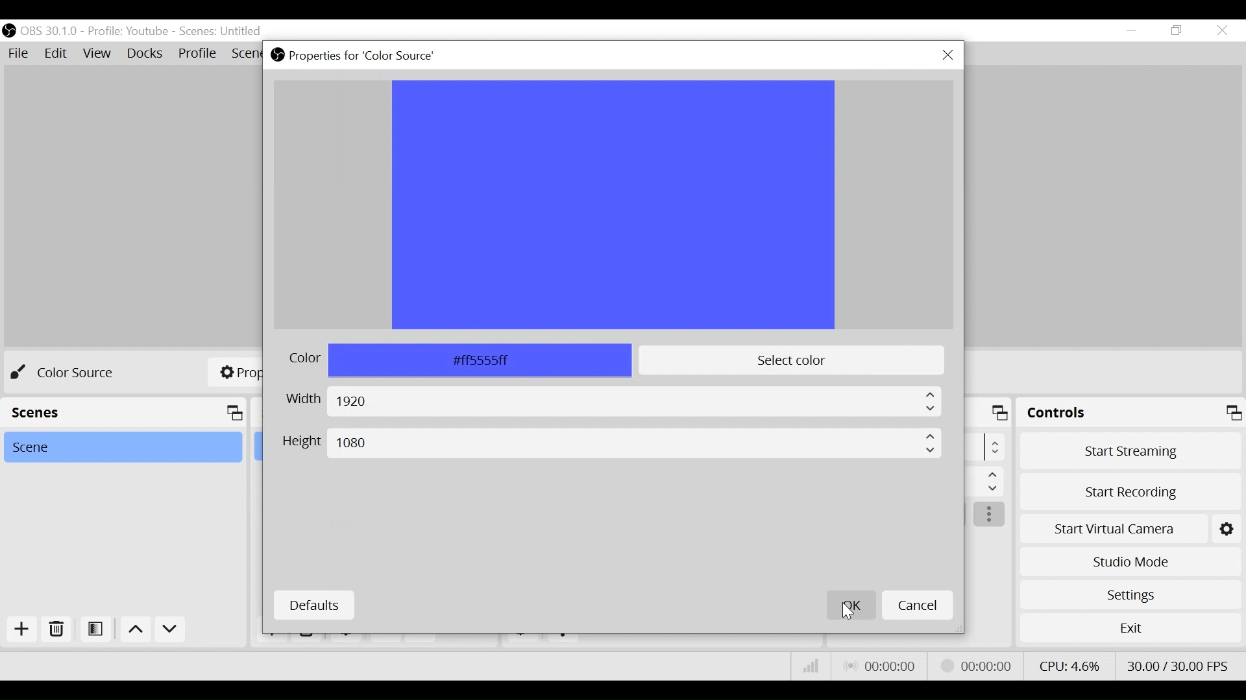 Image resolution: width=1246 pixels, height=700 pixels. I want to click on OK, so click(850, 606).